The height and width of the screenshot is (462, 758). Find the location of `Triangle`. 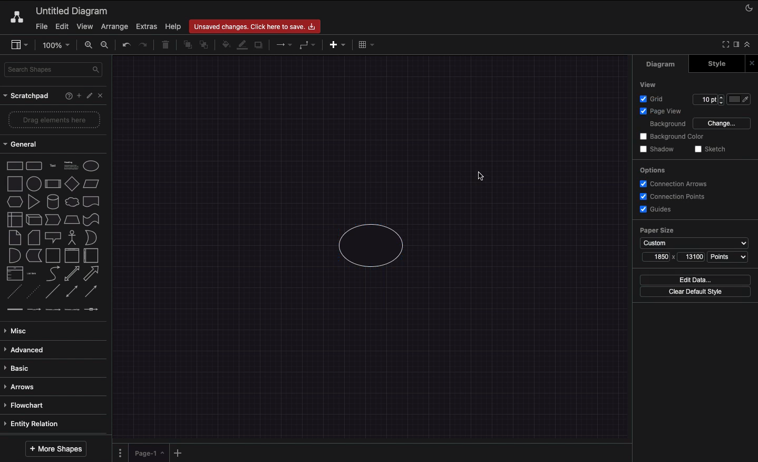

Triangle is located at coordinates (34, 201).